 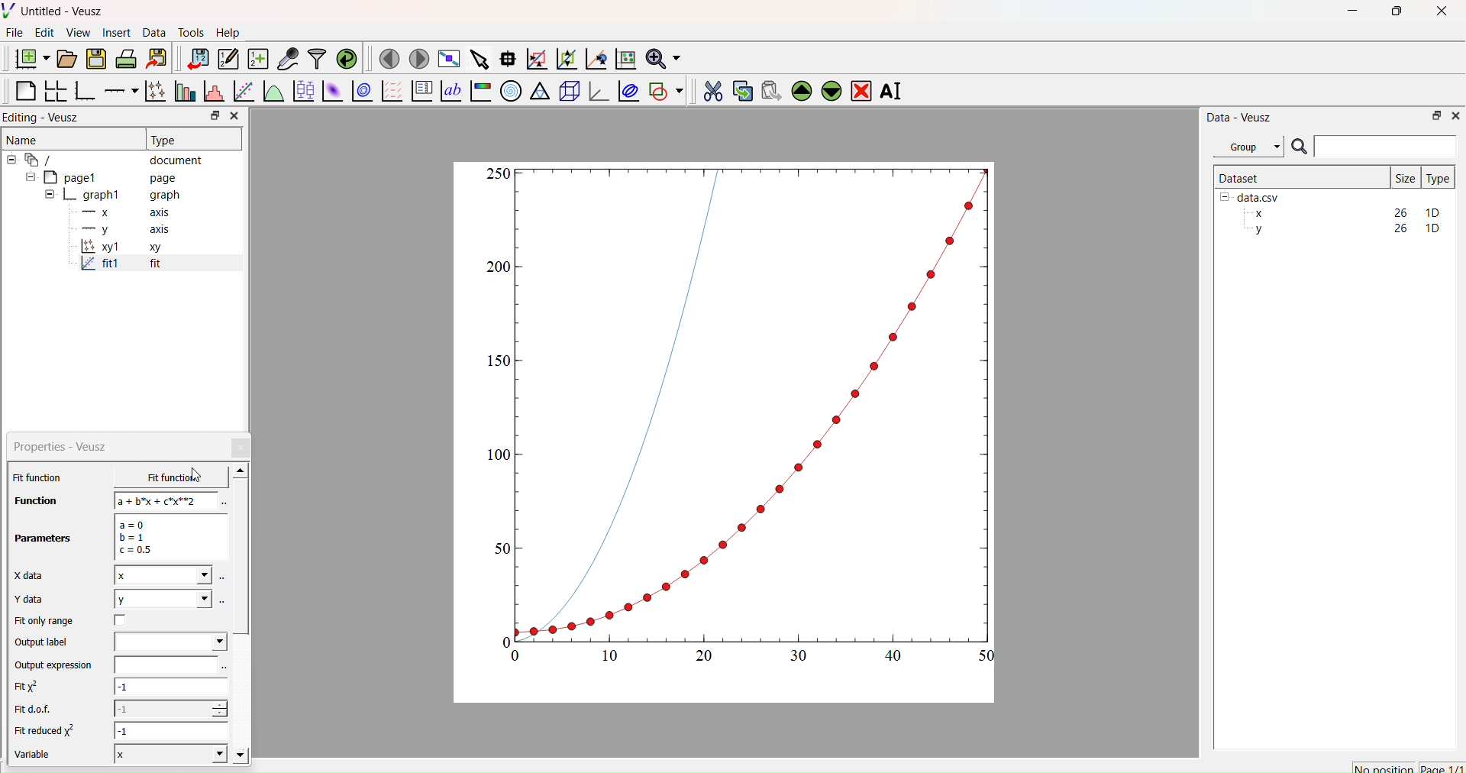 I want to click on x , so click(x=163, y=575).